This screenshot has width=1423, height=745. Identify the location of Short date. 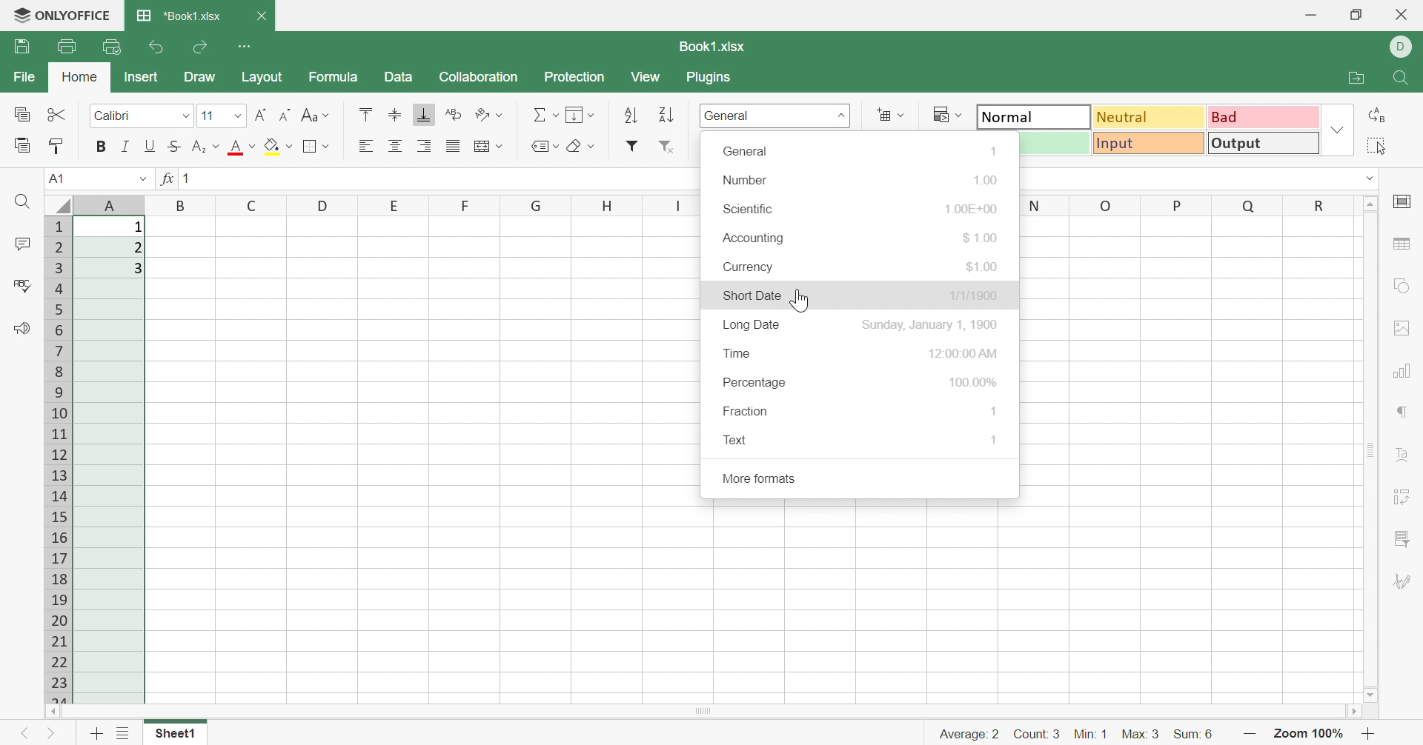
(754, 295).